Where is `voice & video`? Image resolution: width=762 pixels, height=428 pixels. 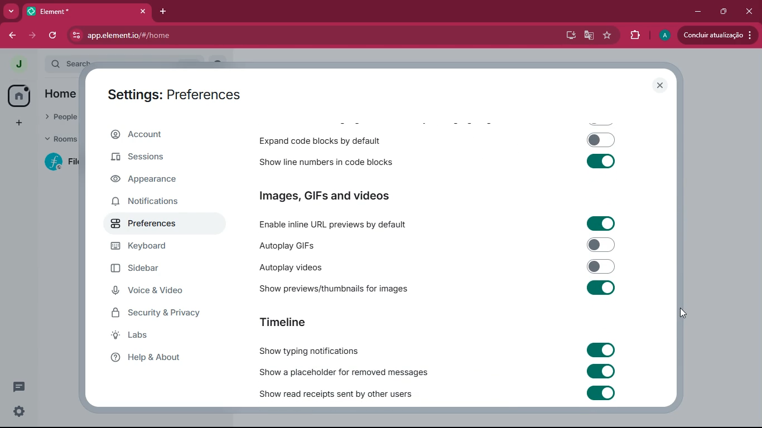 voice & video is located at coordinates (155, 291).